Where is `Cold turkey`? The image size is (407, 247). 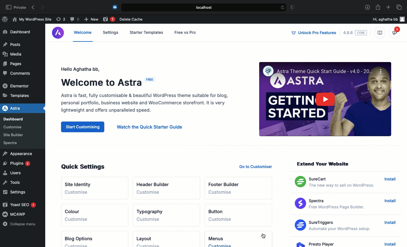 Cold turkey is located at coordinates (115, 7).